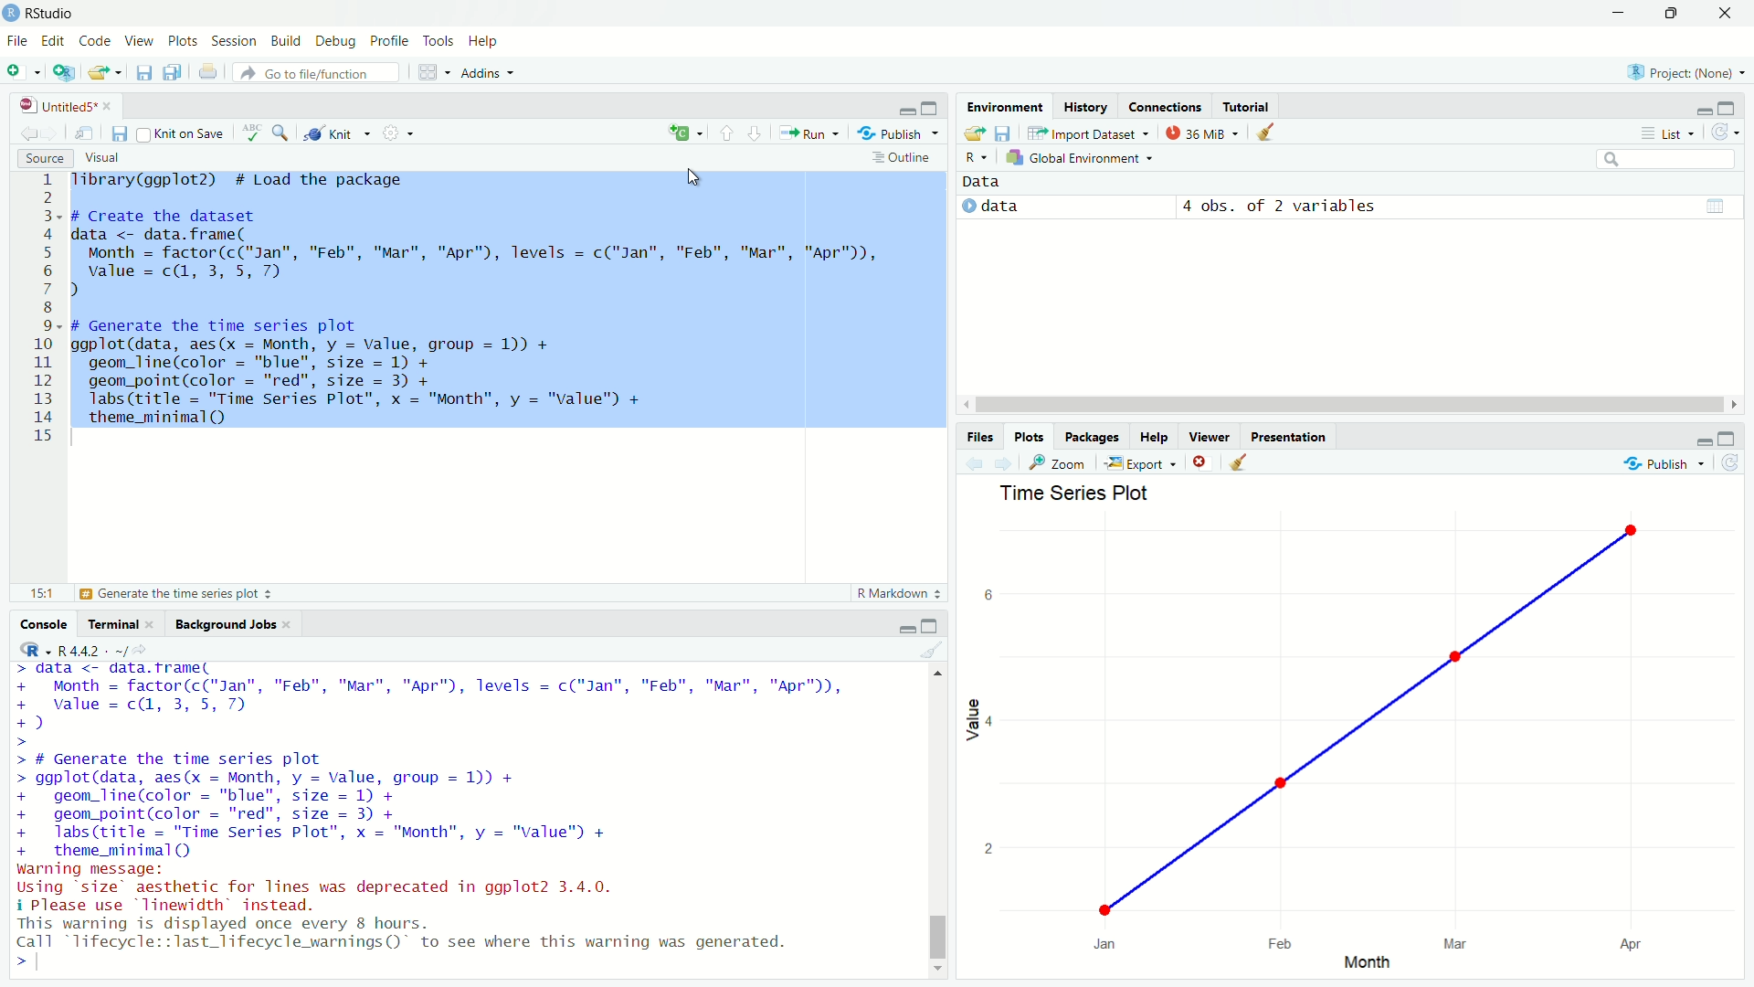 Image resolution: width=1754 pixels, height=987 pixels. Describe the element at coordinates (1268, 133) in the screenshot. I see `clear objects from the workspace` at that location.